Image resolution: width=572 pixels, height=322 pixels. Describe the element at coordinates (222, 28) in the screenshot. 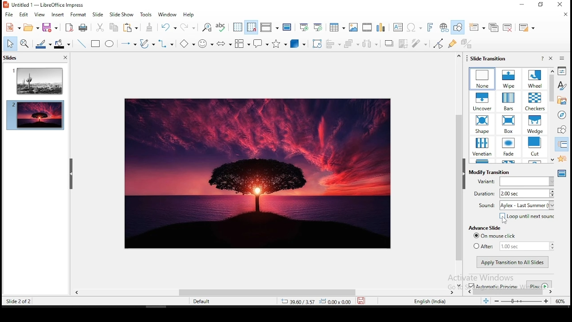

I see `spell check` at that location.